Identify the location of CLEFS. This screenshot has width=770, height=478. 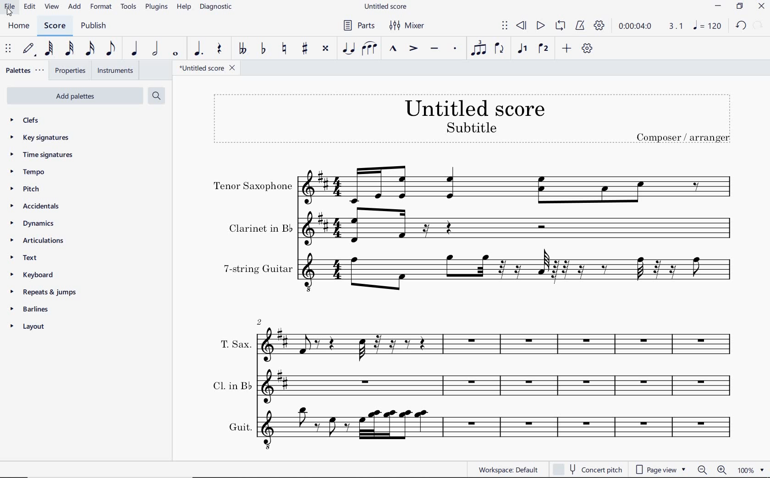
(26, 120).